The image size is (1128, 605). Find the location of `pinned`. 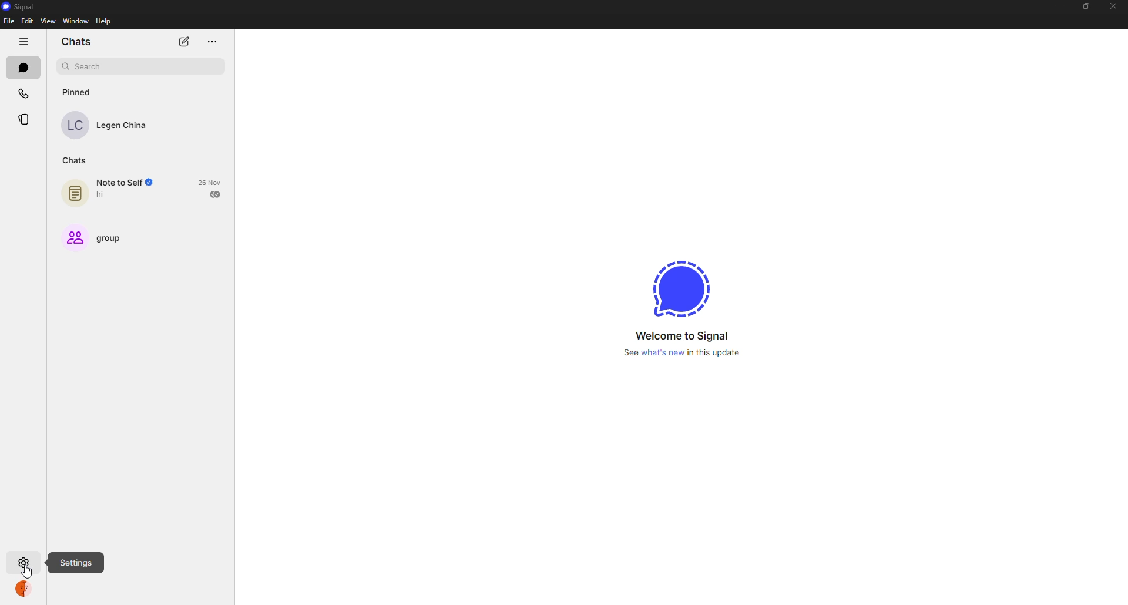

pinned is located at coordinates (78, 92).